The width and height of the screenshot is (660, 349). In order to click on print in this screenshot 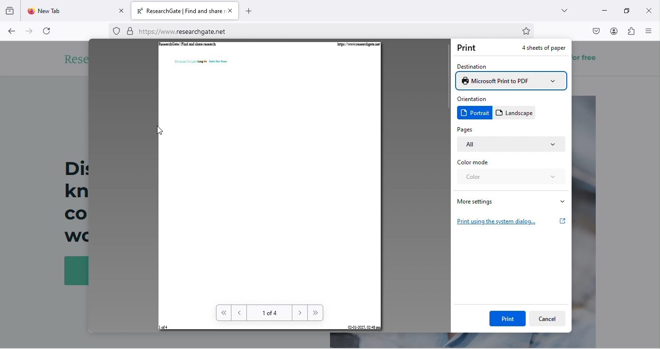, I will do `click(507, 319)`.